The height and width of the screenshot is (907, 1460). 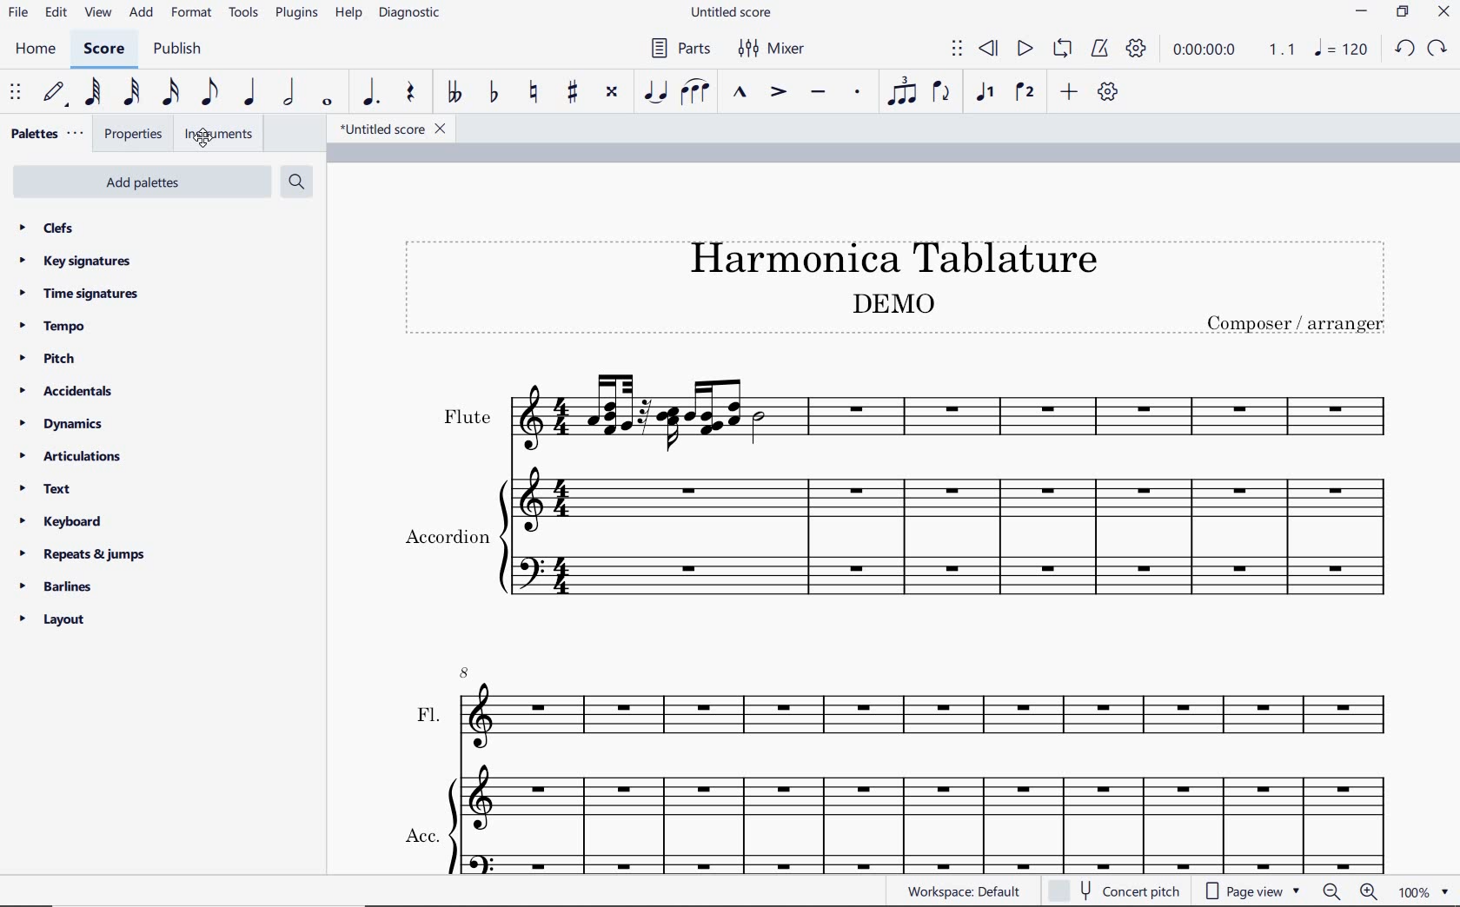 I want to click on select to move, so click(x=16, y=93).